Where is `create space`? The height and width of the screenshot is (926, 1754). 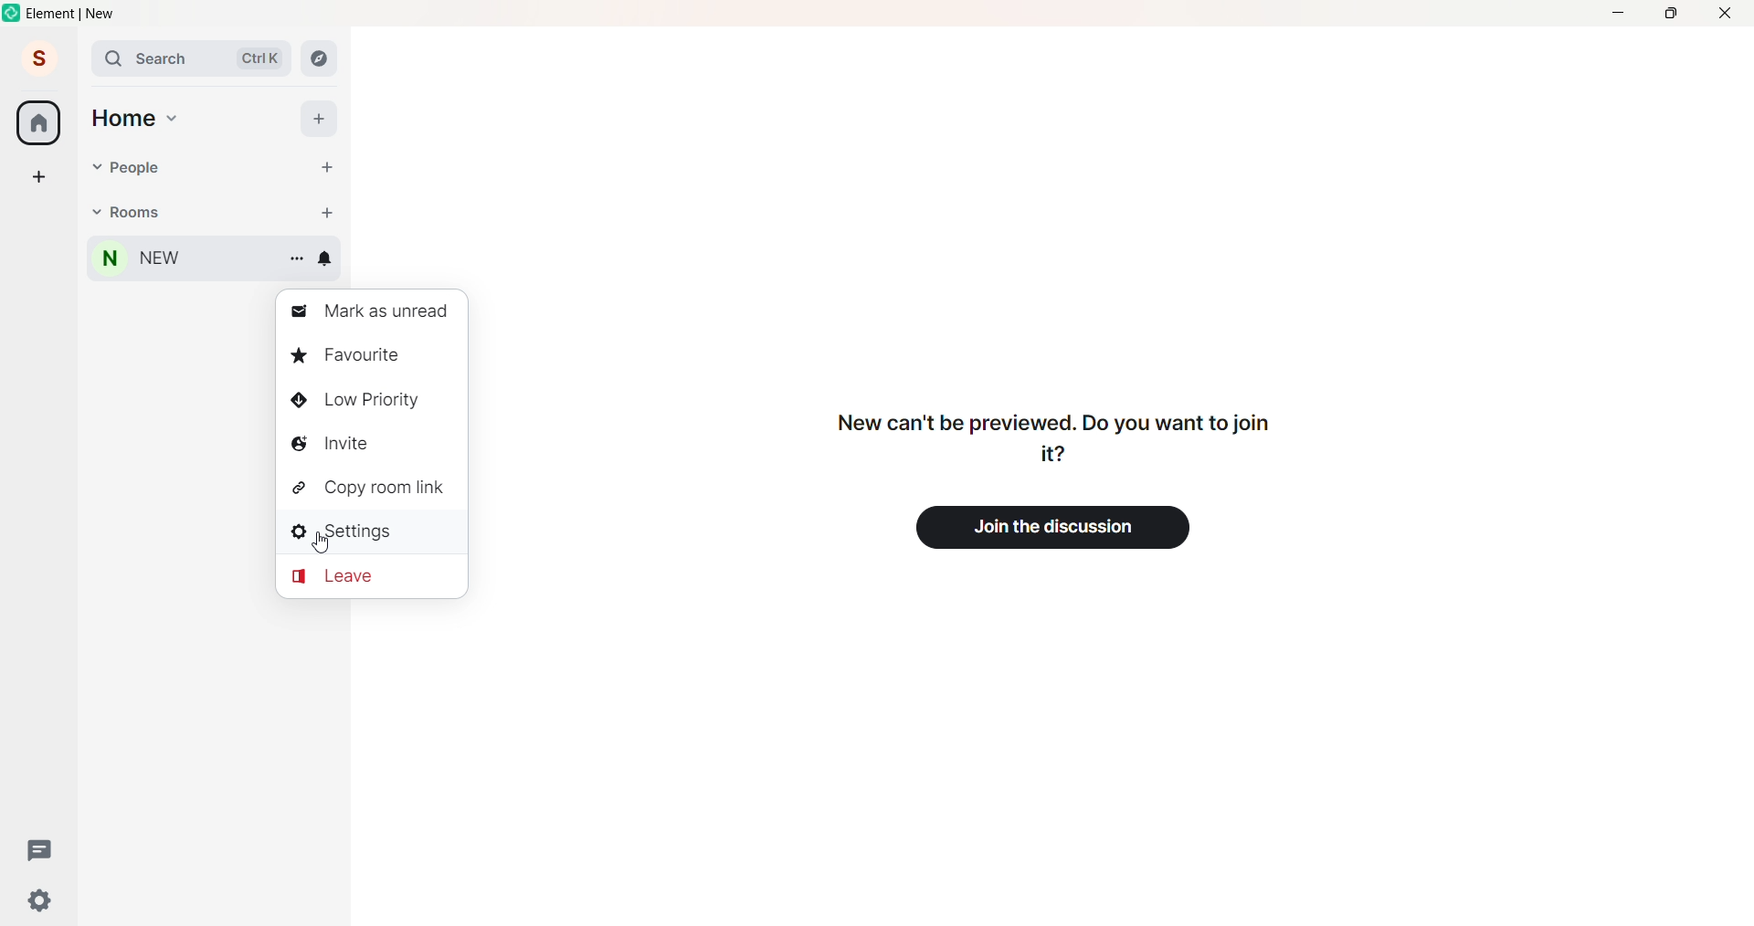
create space is located at coordinates (37, 171).